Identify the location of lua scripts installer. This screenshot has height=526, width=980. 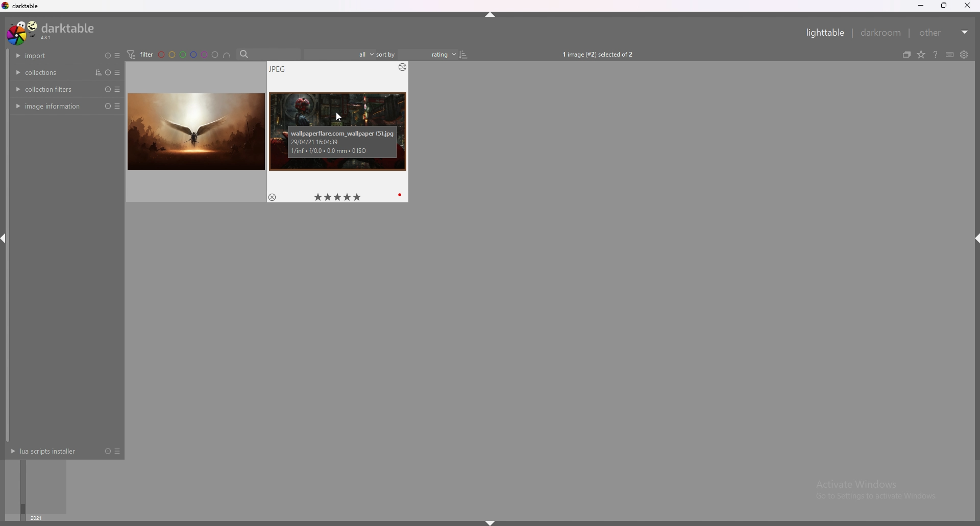
(50, 451).